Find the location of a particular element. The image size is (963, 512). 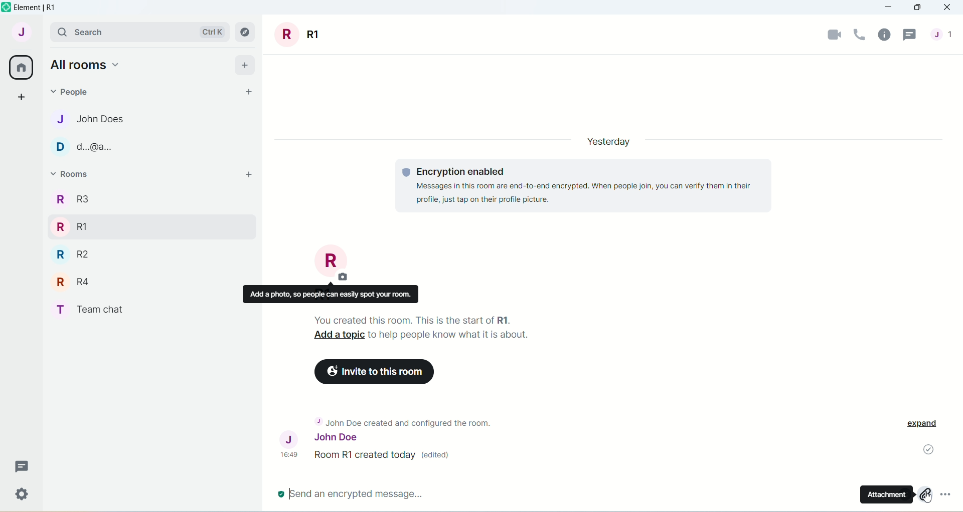

create a space is located at coordinates (23, 96).